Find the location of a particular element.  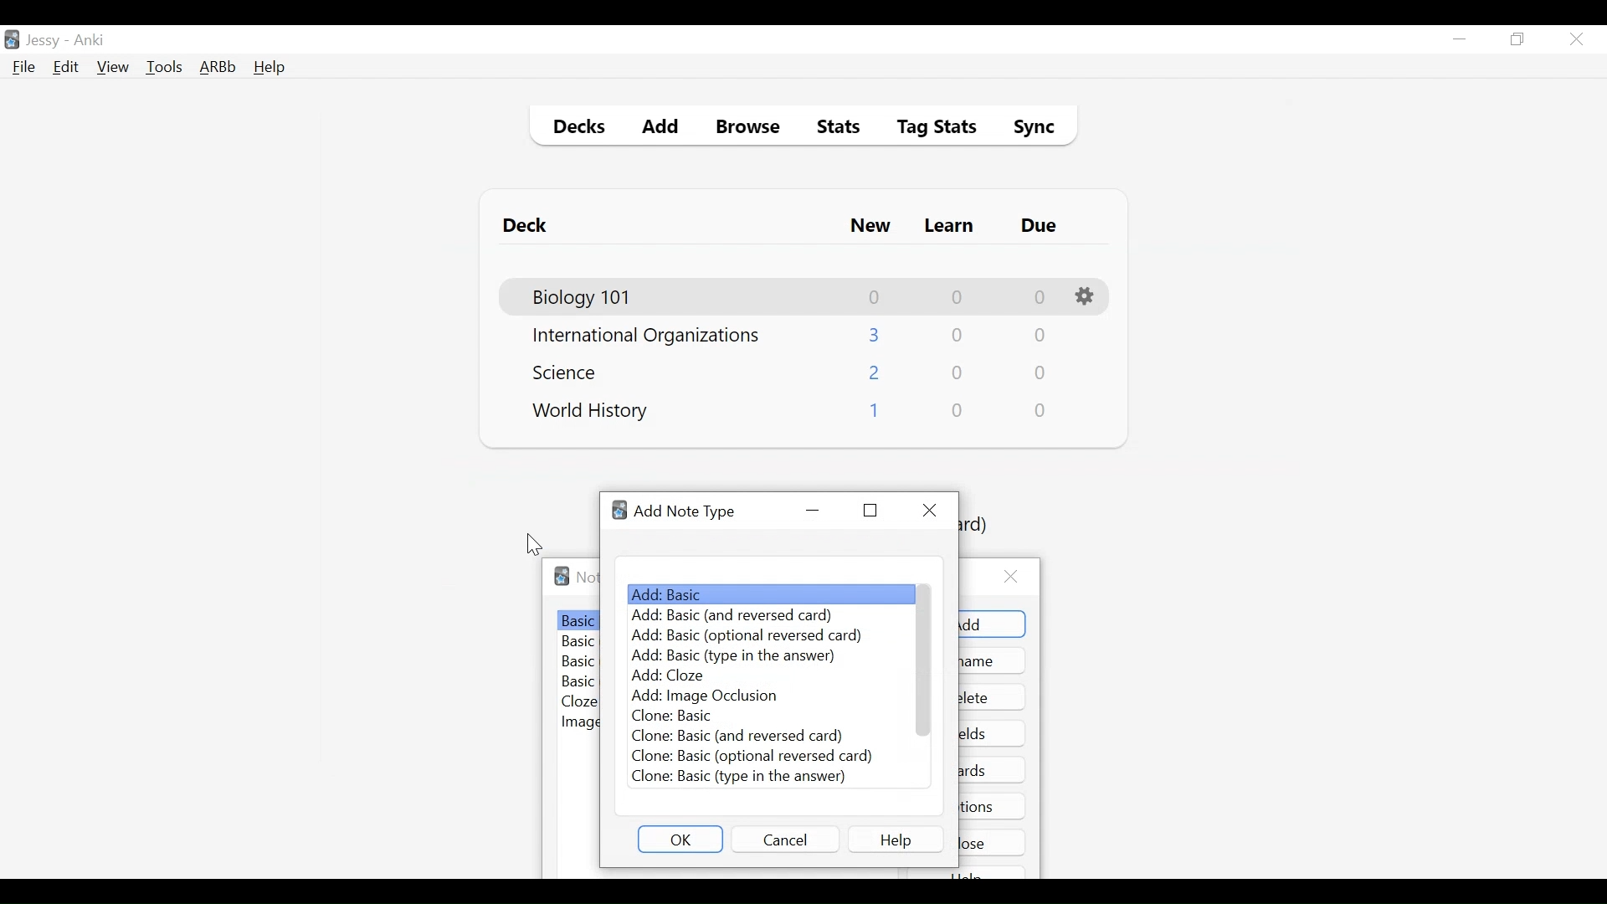

Cursor is located at coordinates (535, 545).